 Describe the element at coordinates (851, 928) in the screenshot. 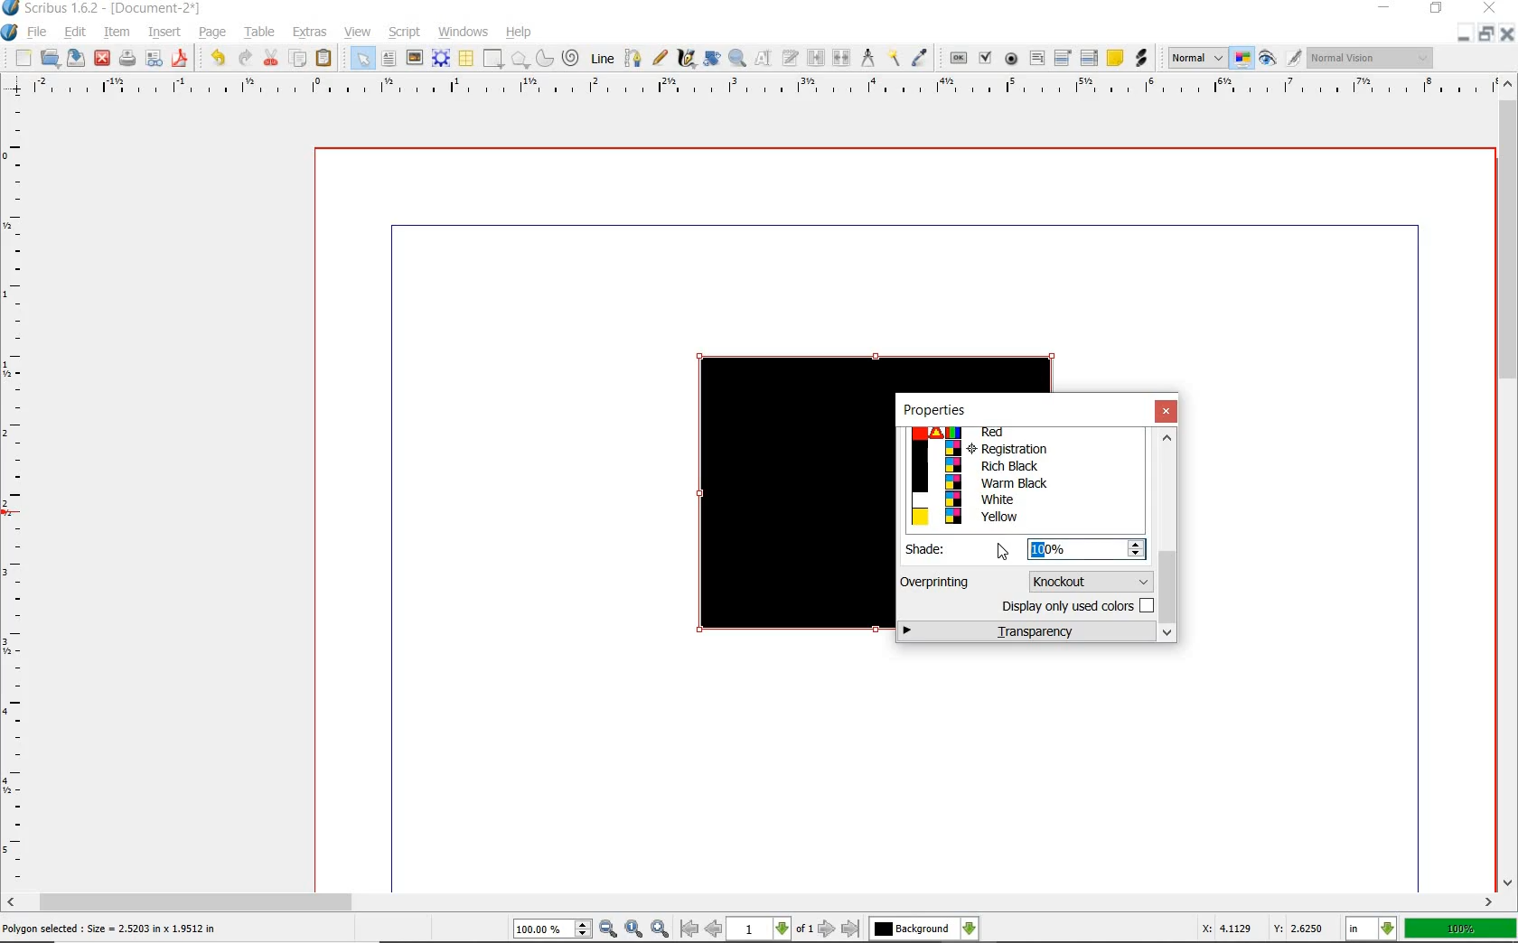

I see `go to last page` at that location.